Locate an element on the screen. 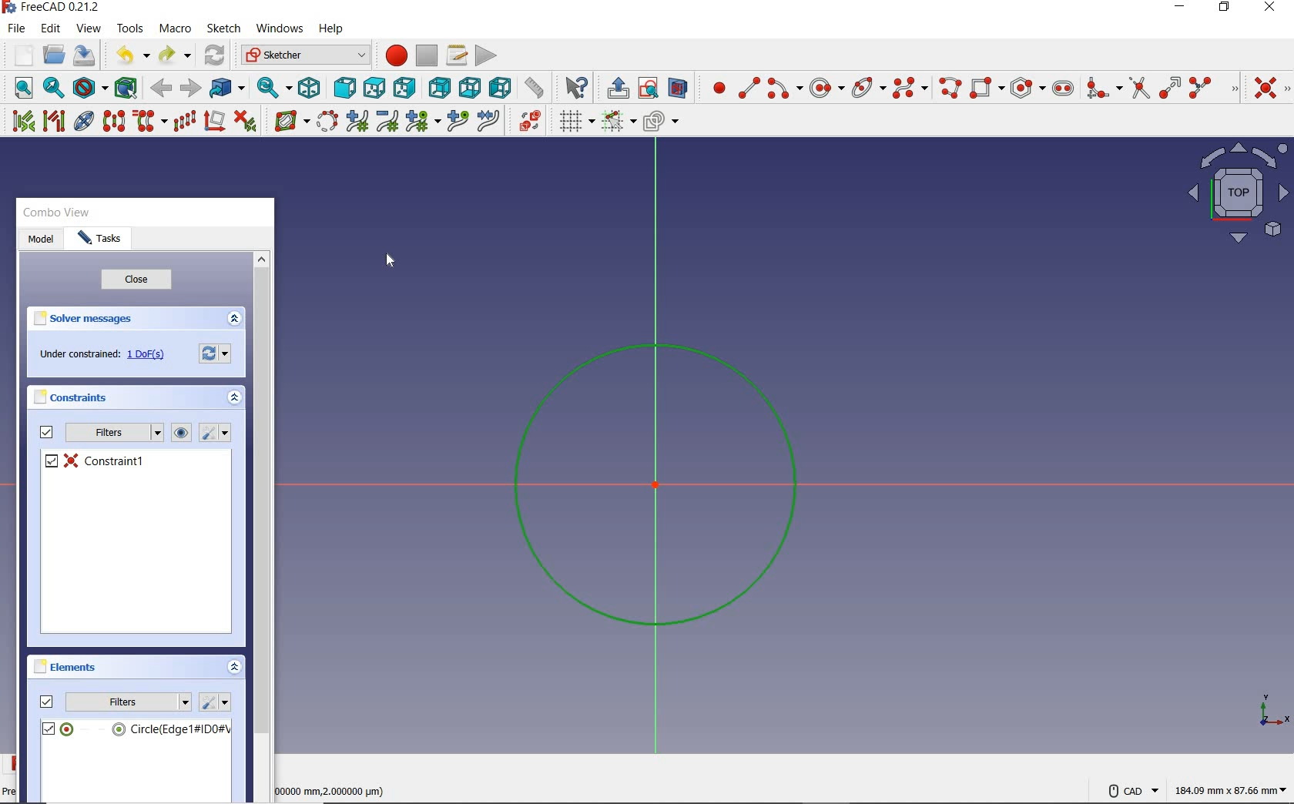  create polyline is located at coordinates (949, 89).